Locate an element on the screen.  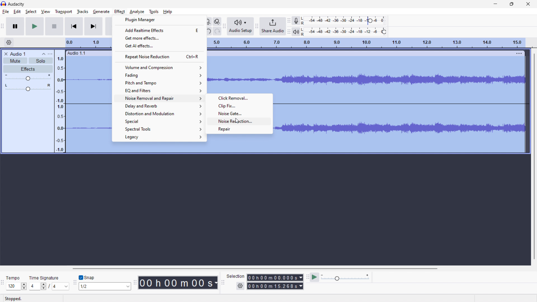
end time is located at coordinates (275, 286).